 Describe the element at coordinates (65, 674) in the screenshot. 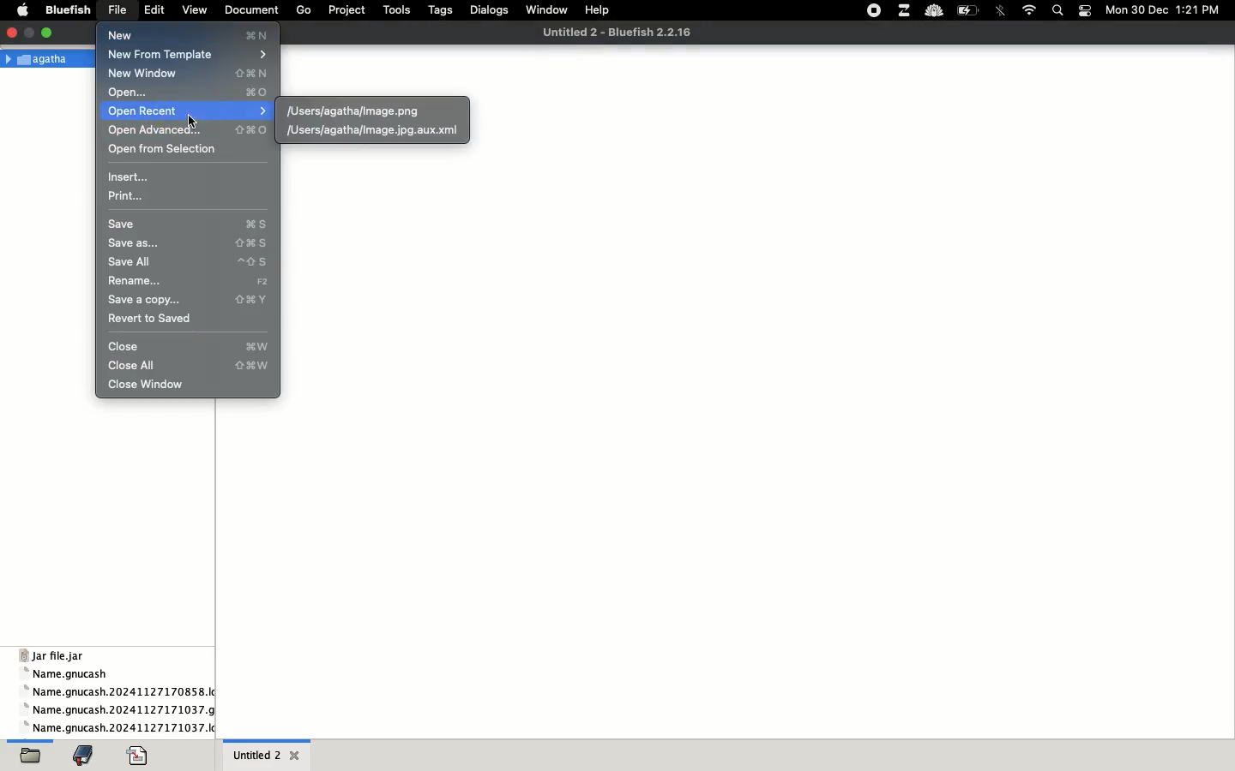

I see `name gnucash` at that location.